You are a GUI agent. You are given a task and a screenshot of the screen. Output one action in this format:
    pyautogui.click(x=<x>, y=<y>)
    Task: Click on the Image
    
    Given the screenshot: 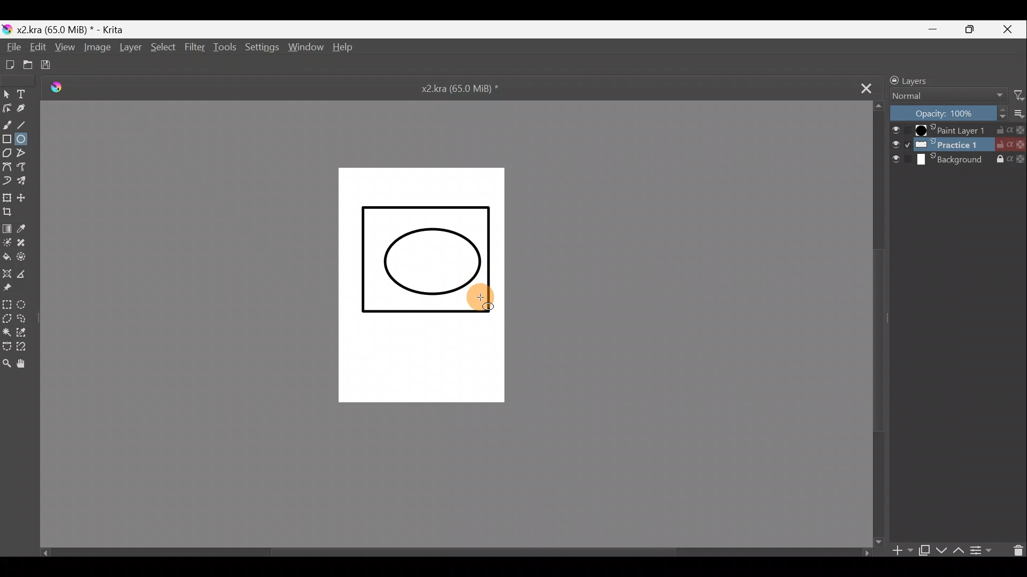 What is the action you would take?
    pyautogui.click(x=98, y=49)
    